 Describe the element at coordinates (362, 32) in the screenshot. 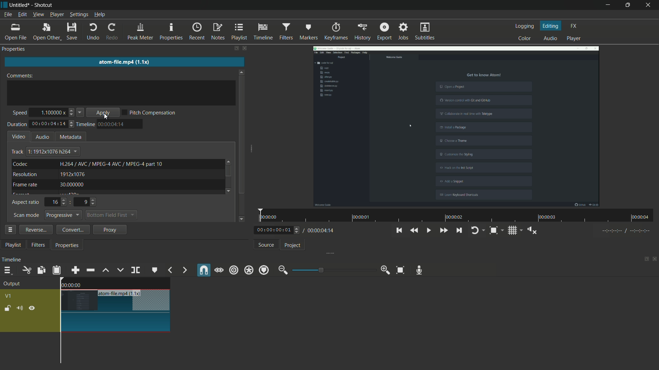

I see `history` at that location.